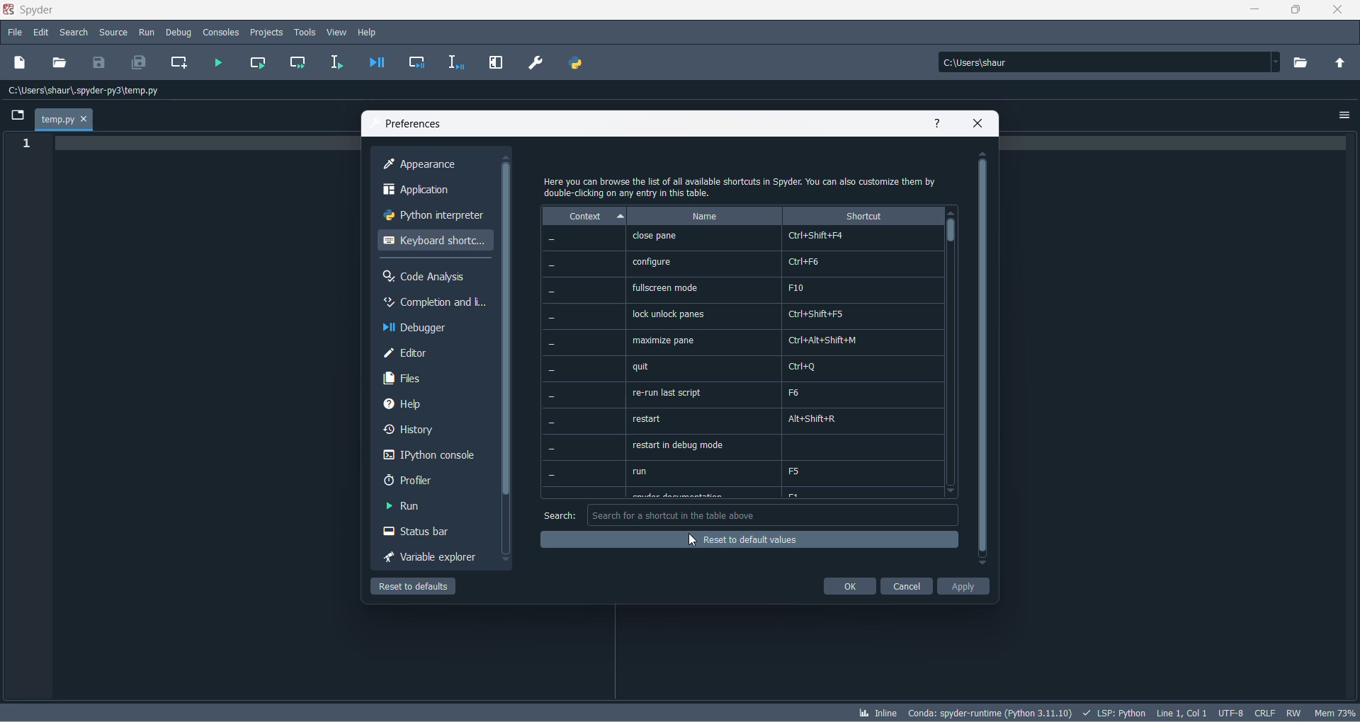 The width and height of the screenshot is (1360, 722). I want to click on application, so click(431, 191).